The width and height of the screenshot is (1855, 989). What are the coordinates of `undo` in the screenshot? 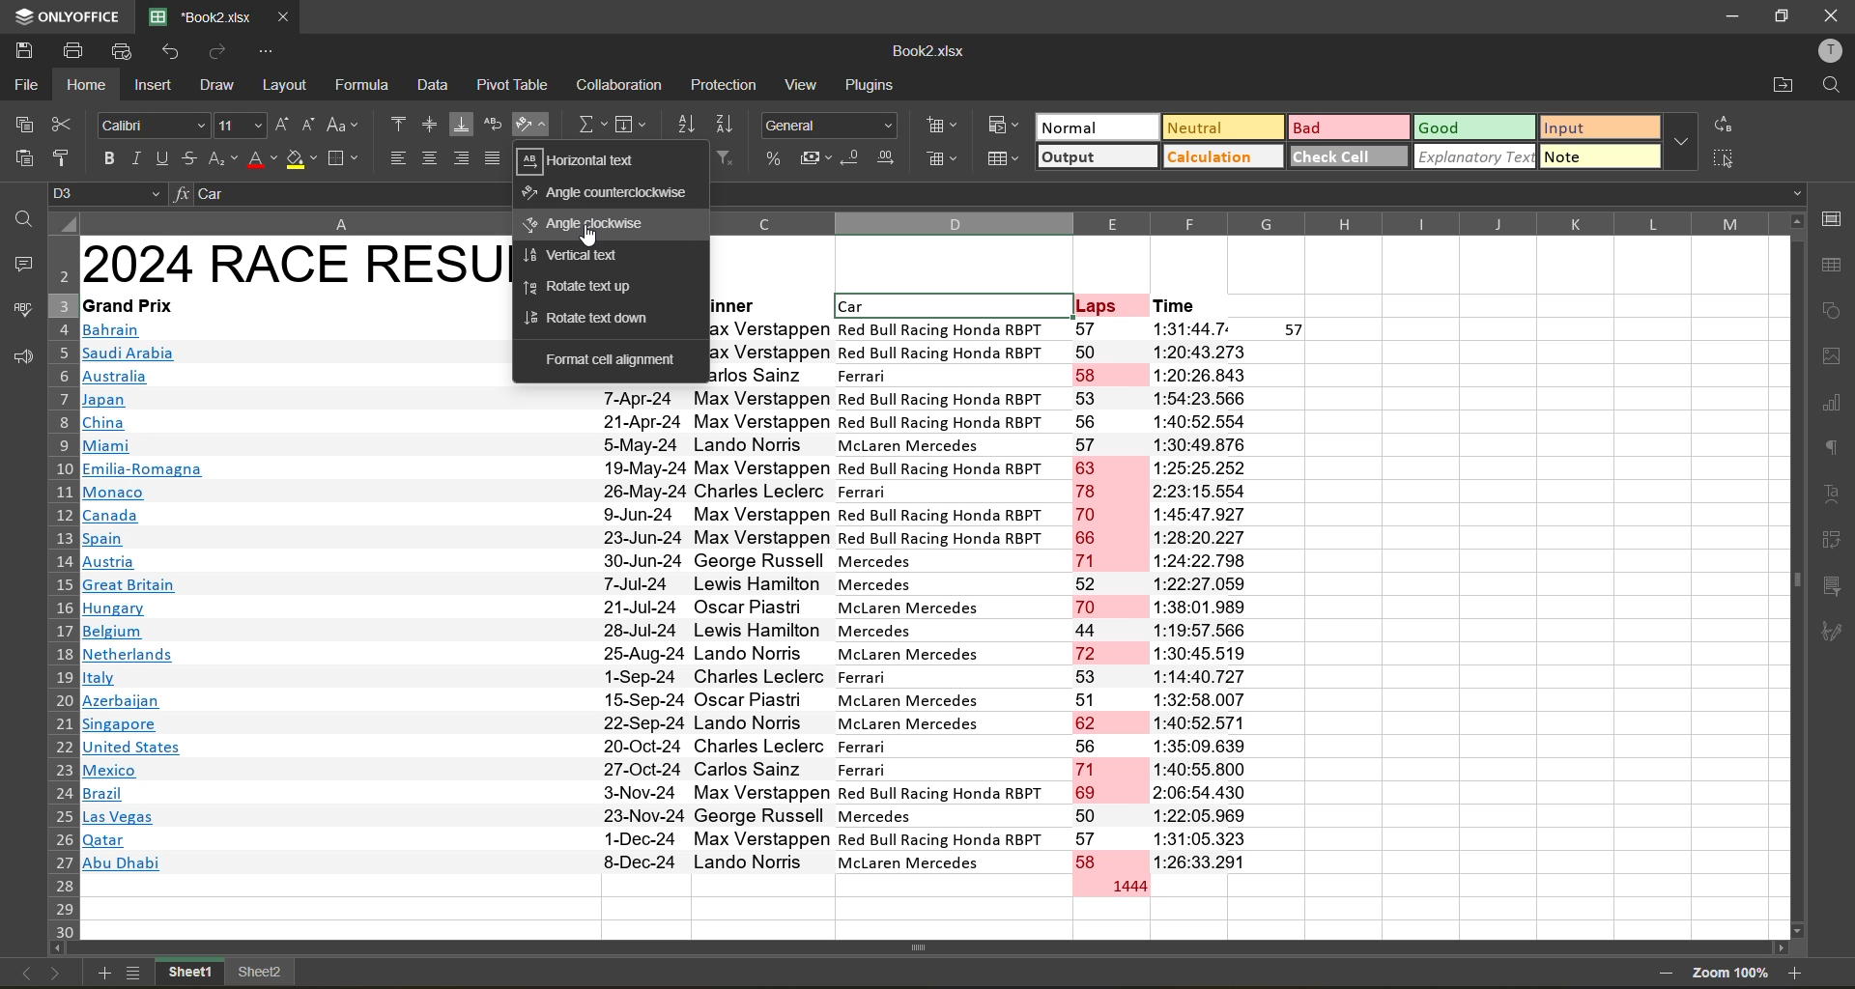 It's located at (173, 50).